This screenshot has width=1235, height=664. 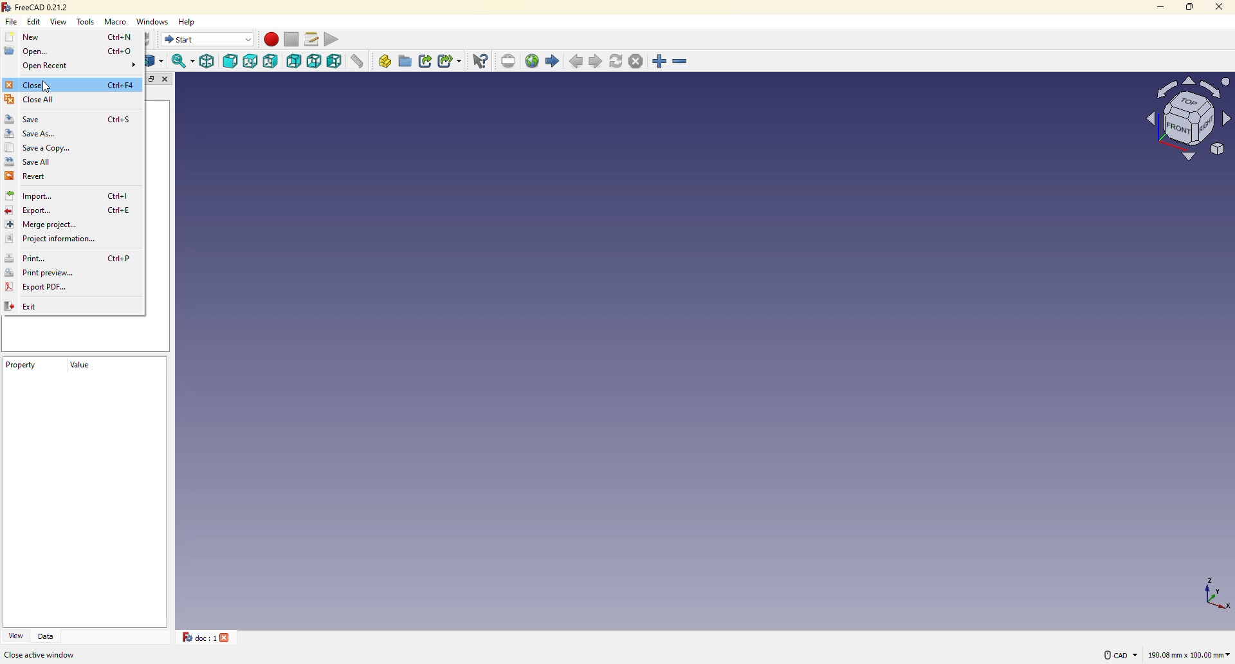 I want to click on import, so click(x=32, y=196).